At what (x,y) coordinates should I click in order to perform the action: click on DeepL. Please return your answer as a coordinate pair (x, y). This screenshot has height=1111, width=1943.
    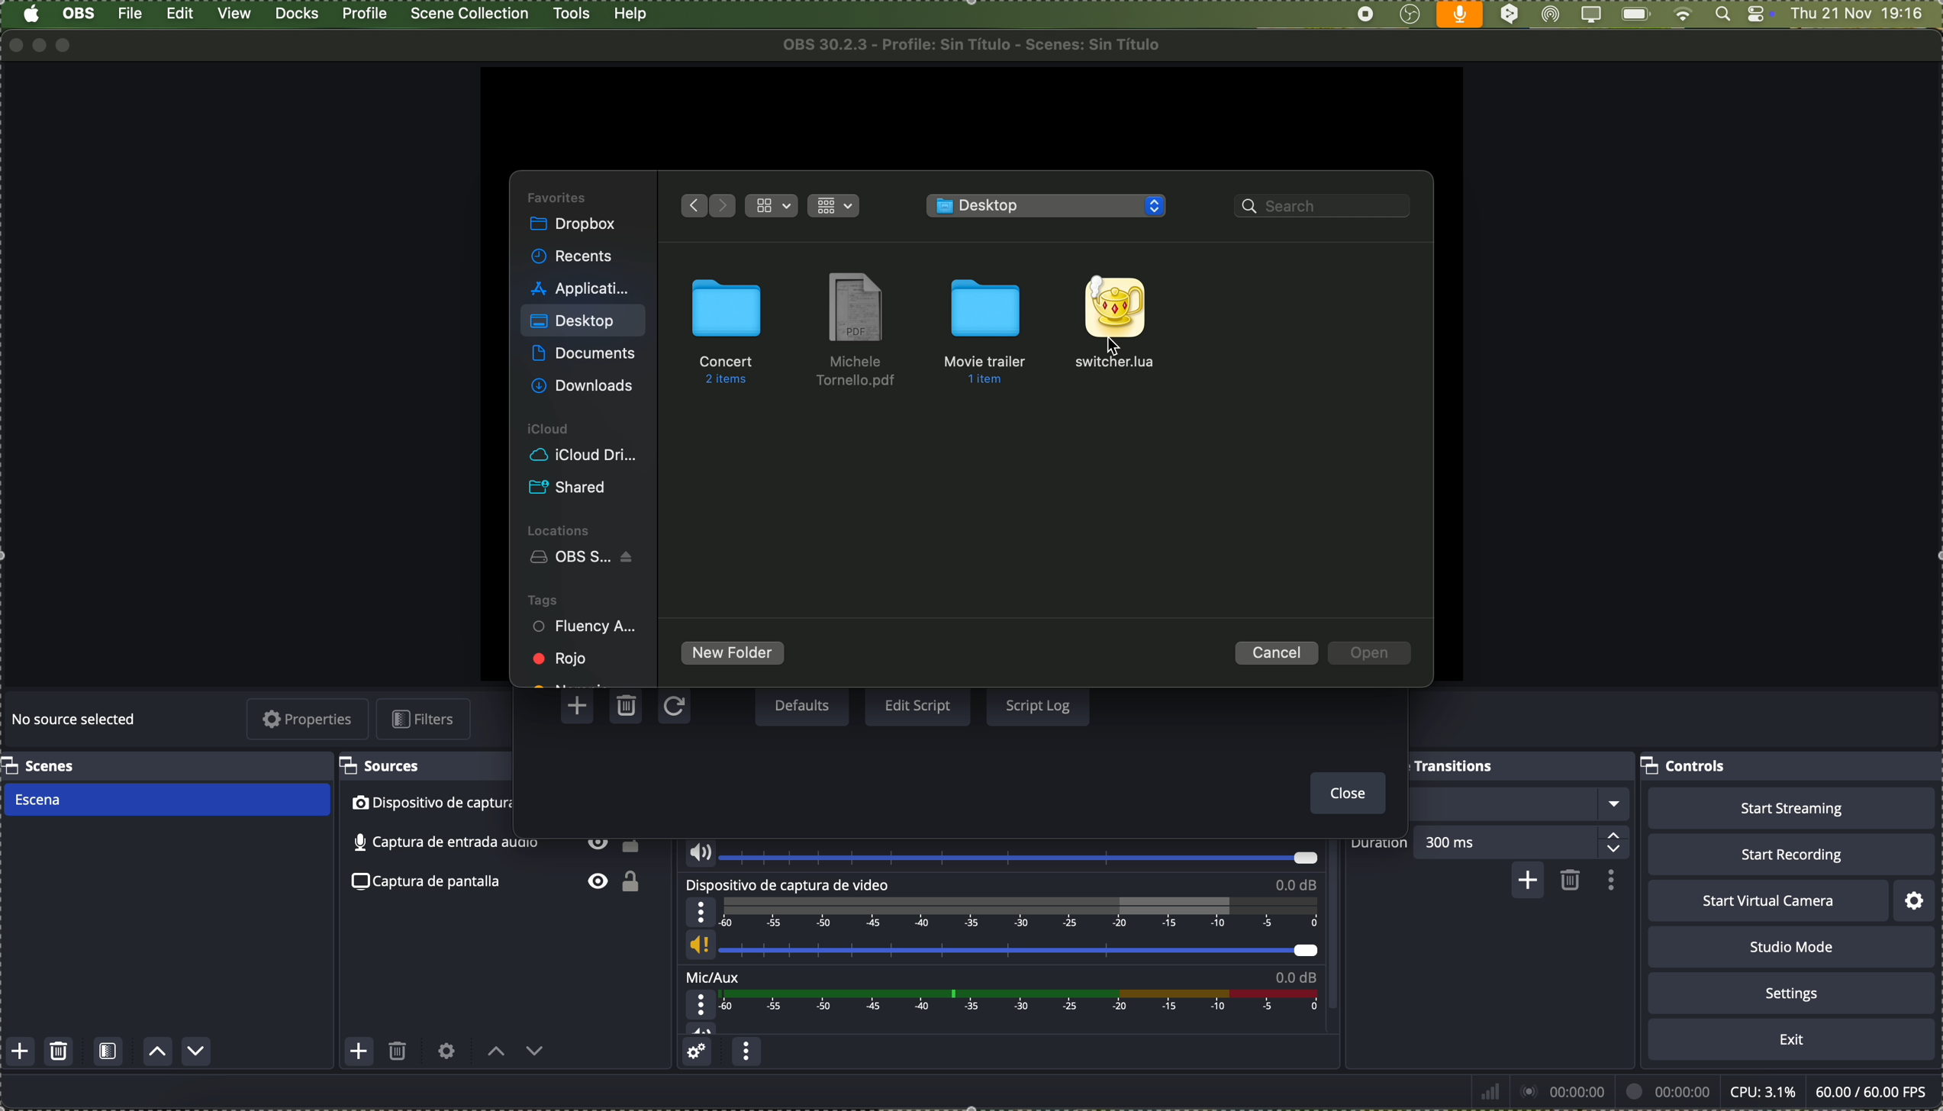
    Looking at the image, I should click on (1510, 15).